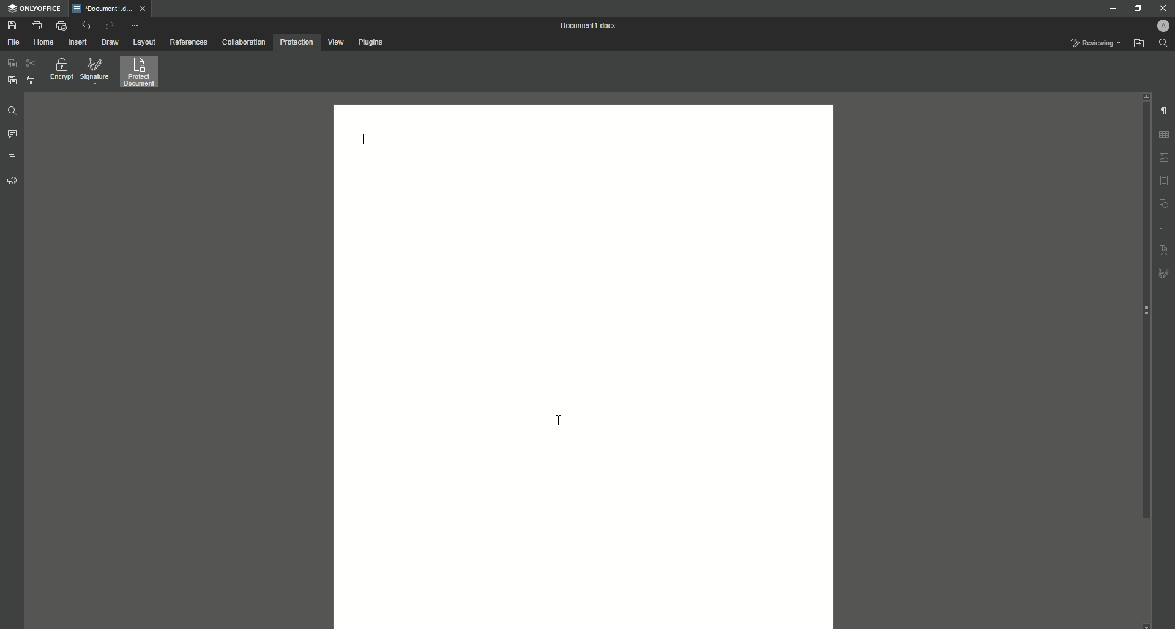  What do you see at coordinates (76, 42) in the screenshot?
I see `Insert` at bounding box center [76, 42].